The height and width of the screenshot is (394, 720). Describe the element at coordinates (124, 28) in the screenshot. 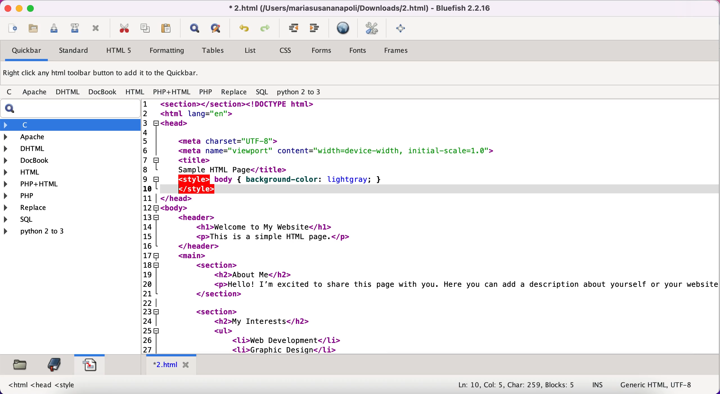

I see `cut` at that location.